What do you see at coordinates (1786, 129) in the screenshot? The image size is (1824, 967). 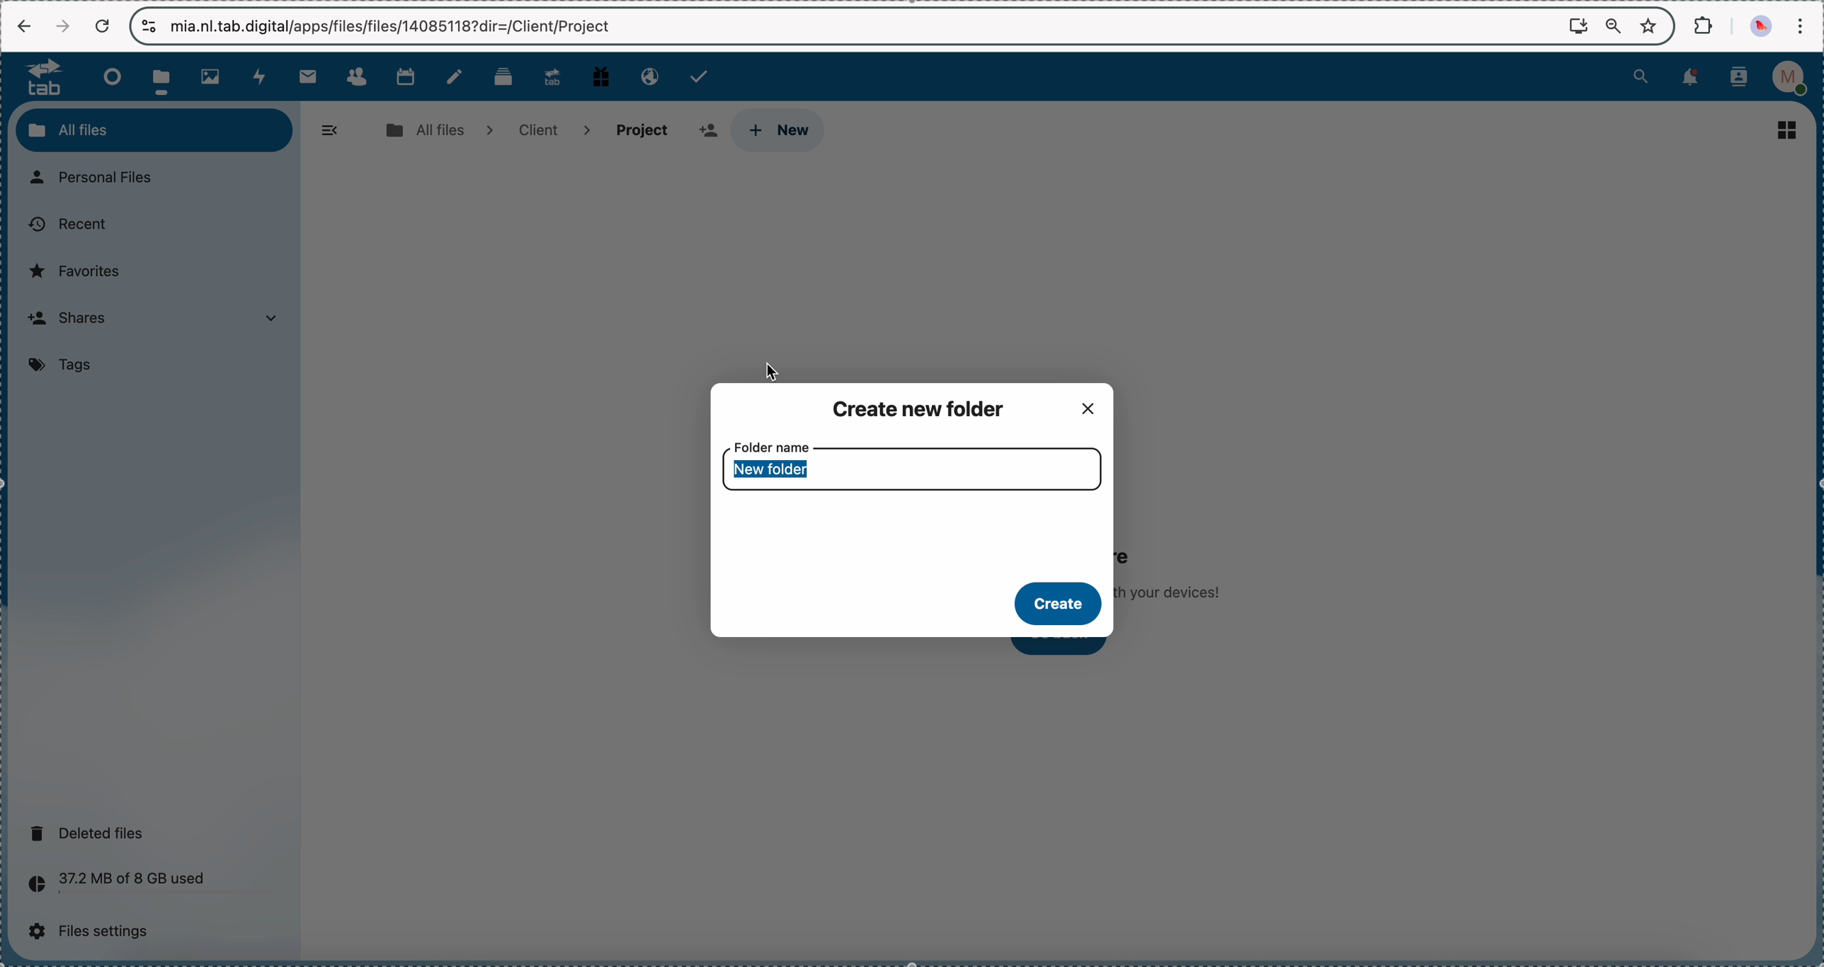 I see `list view` at bounding box center [1786, 129].